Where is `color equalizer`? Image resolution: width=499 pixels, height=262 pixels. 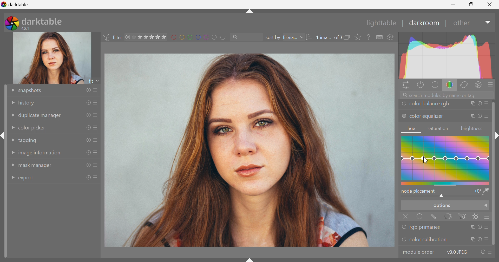
color equalizer is located at coordinates (427, 117).